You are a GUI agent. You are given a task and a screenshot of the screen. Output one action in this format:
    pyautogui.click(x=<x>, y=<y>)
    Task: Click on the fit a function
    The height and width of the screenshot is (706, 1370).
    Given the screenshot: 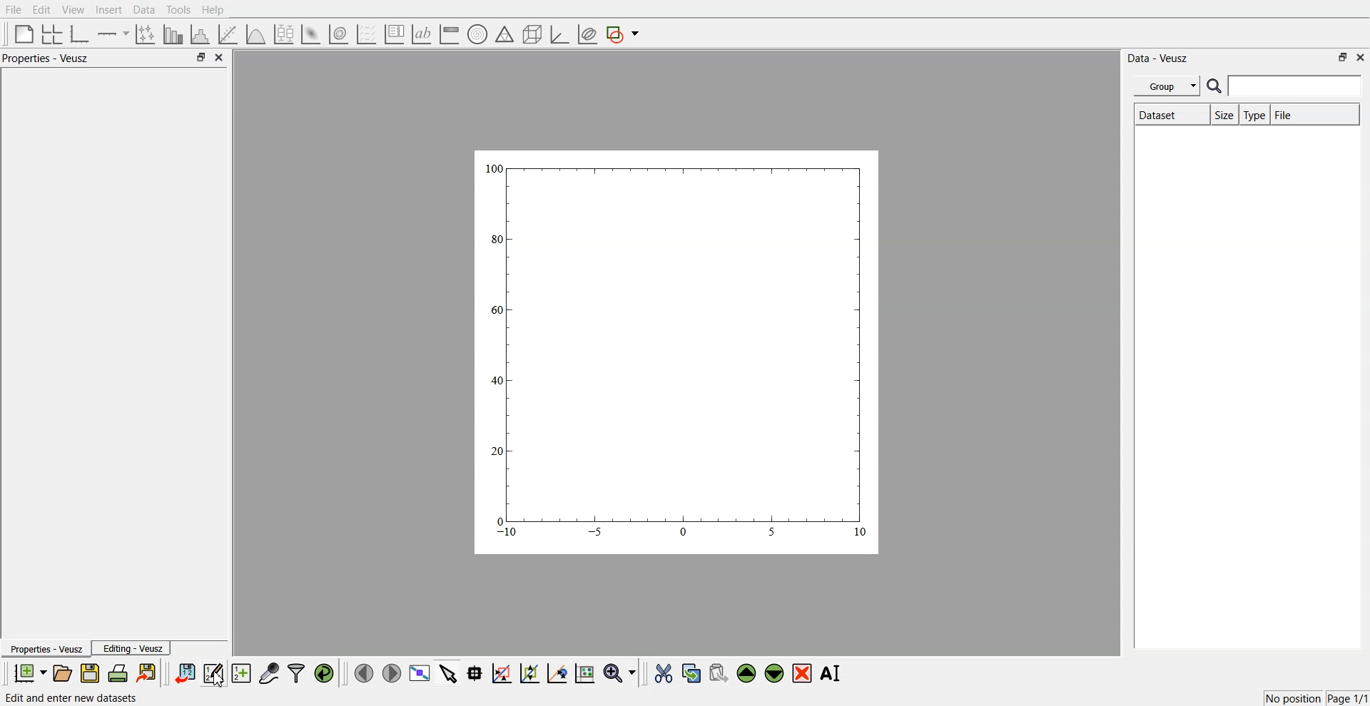 What is the action you would take?
    pyautogui.click(x=229, y=33)
    